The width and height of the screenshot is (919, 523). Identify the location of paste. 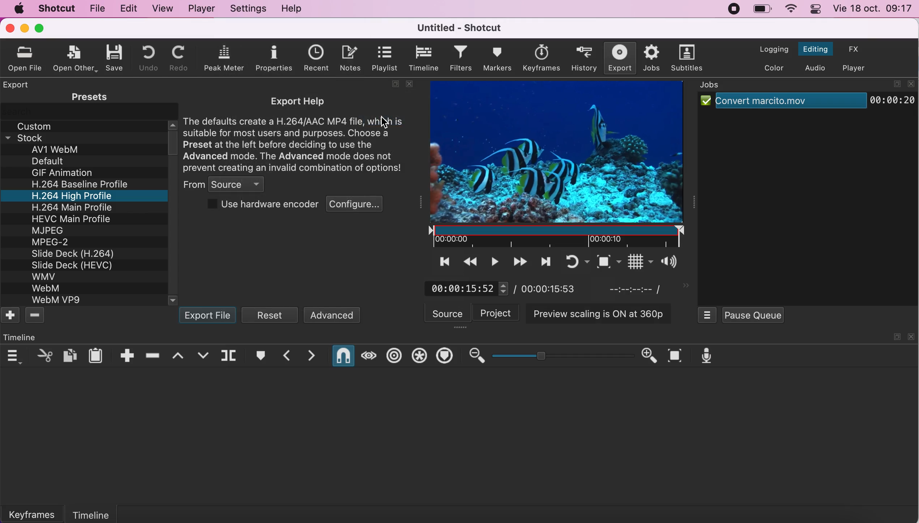
(97, 355).